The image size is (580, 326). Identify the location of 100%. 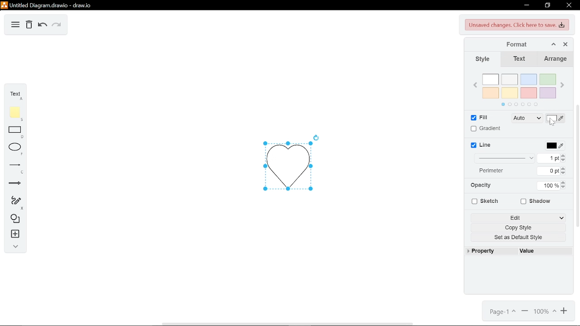
(546, 312).